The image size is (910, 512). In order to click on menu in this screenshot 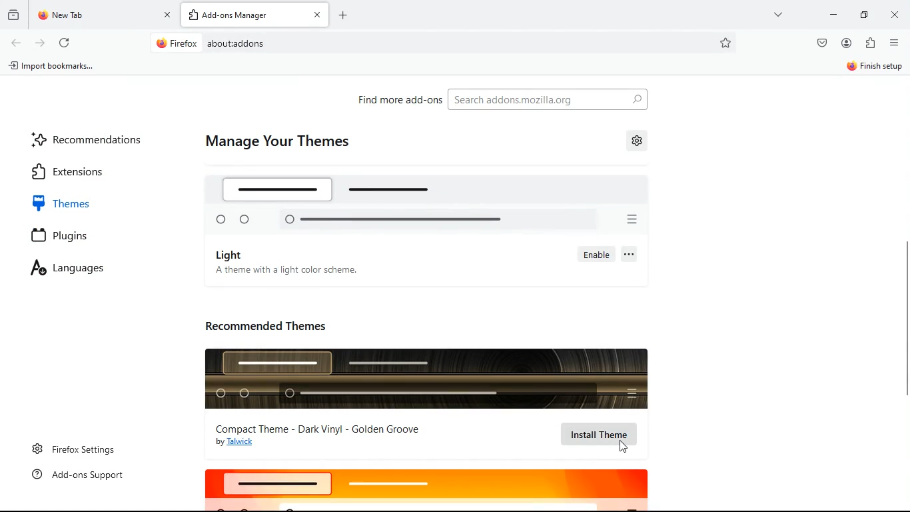, I will do `click(894, 43)`.